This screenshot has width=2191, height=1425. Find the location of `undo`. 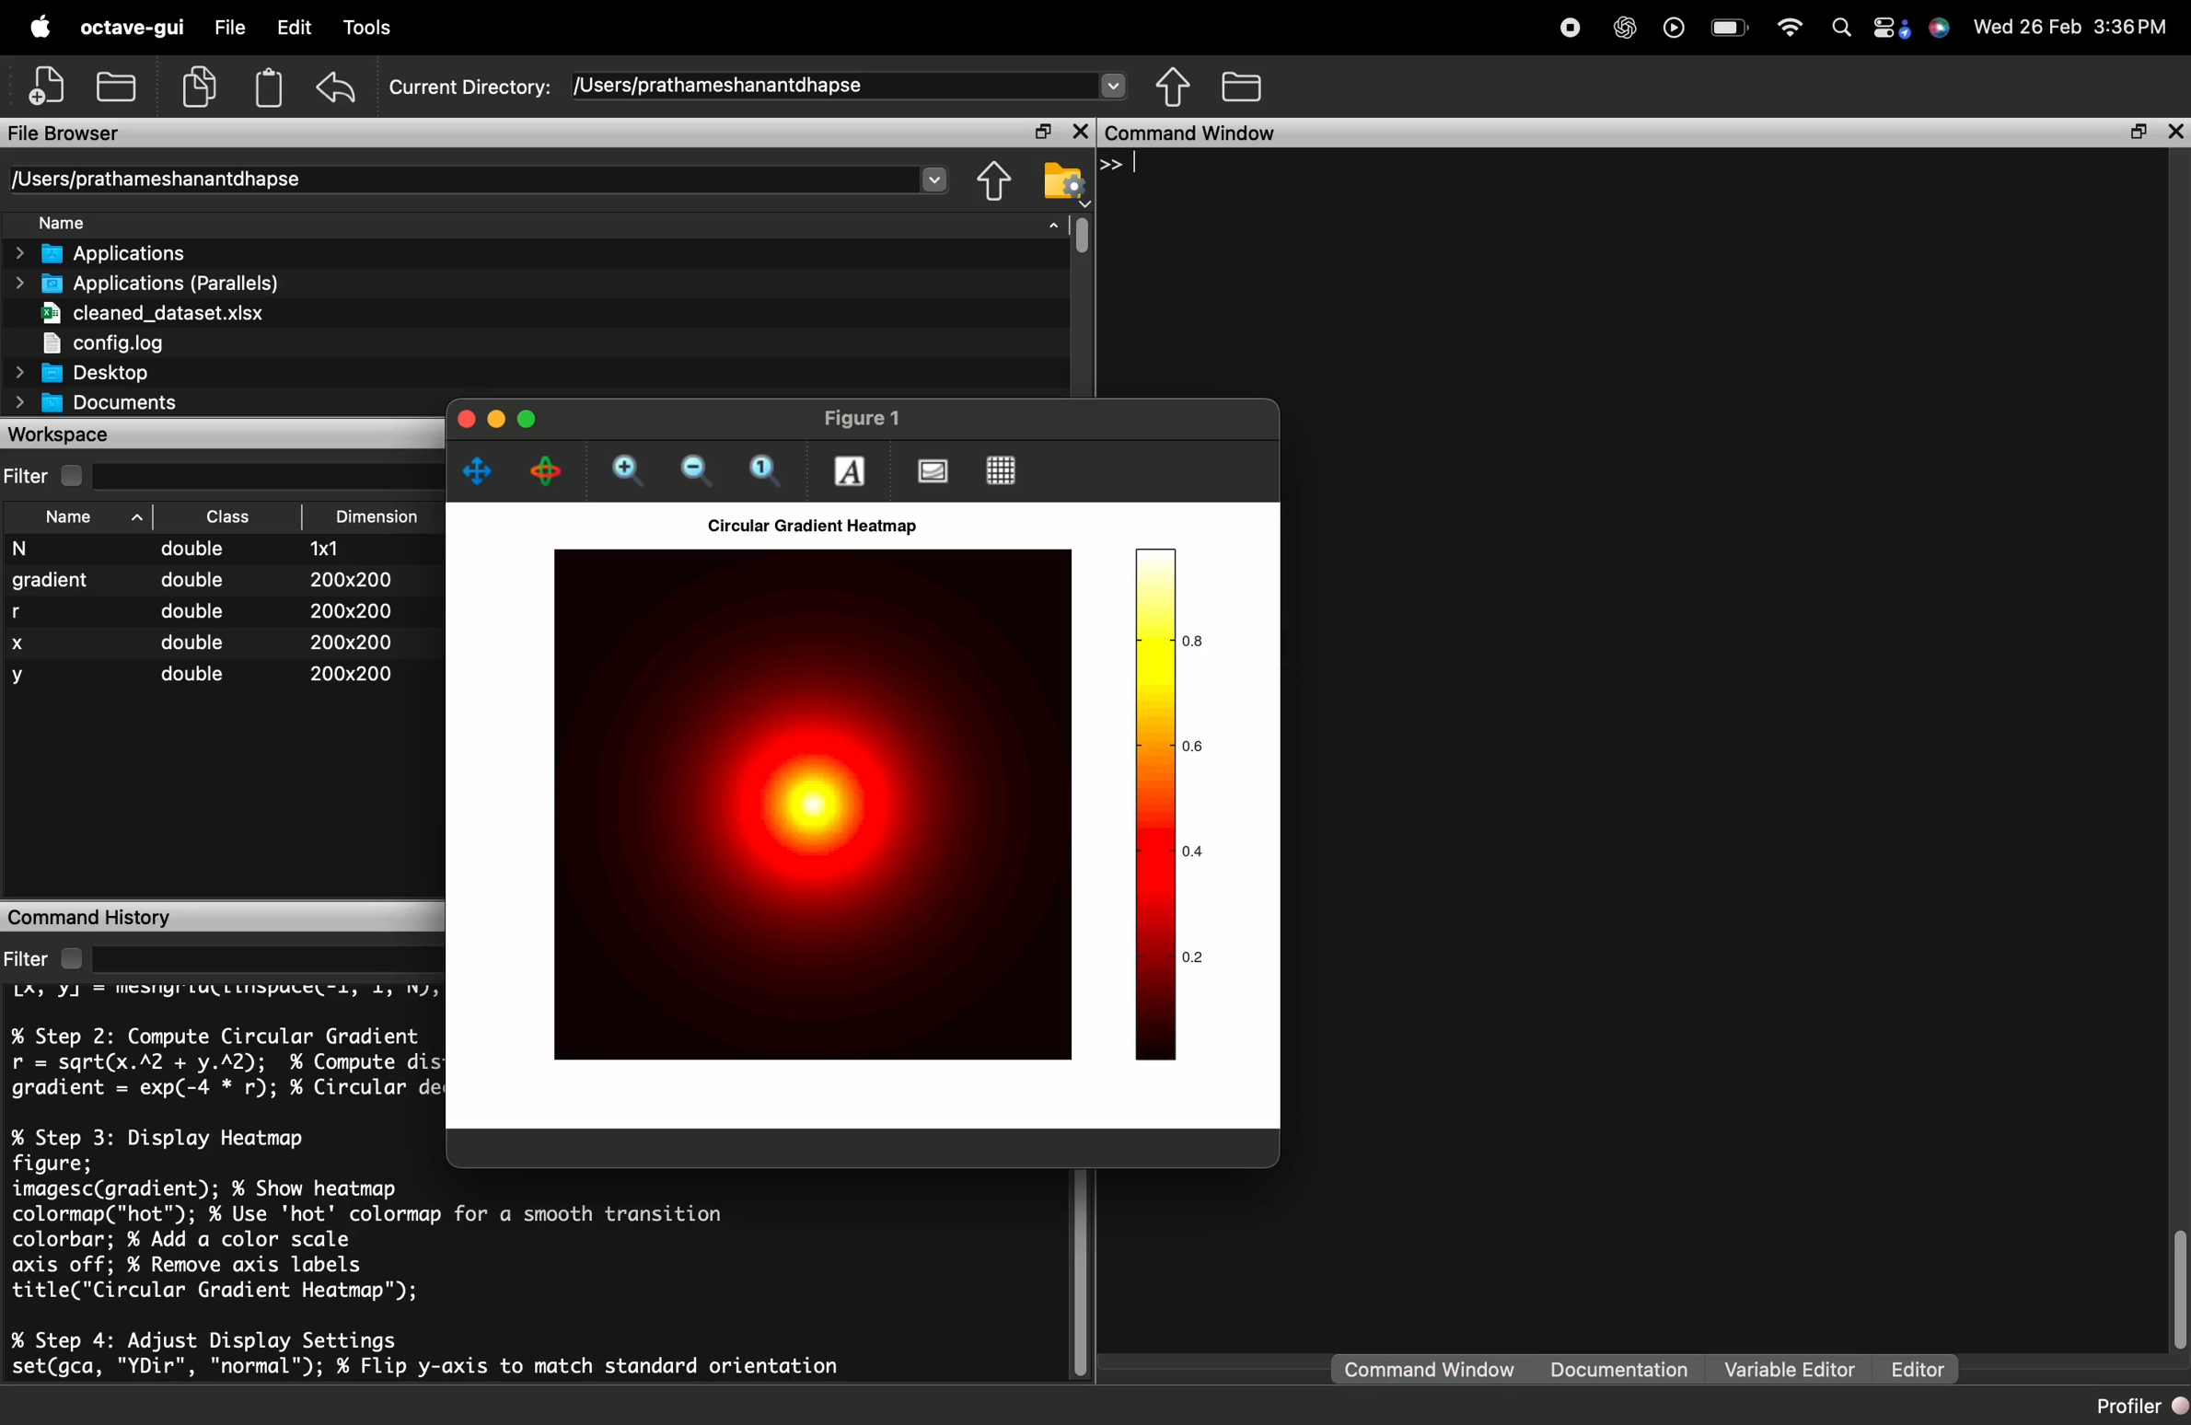

undo is located at coordinates (336, 87).